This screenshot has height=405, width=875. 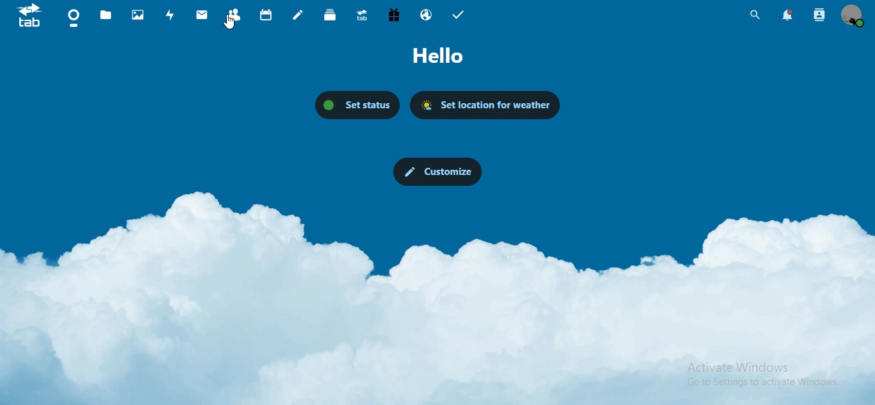 I want to click on set location for weather, so click(x=486, y=106).